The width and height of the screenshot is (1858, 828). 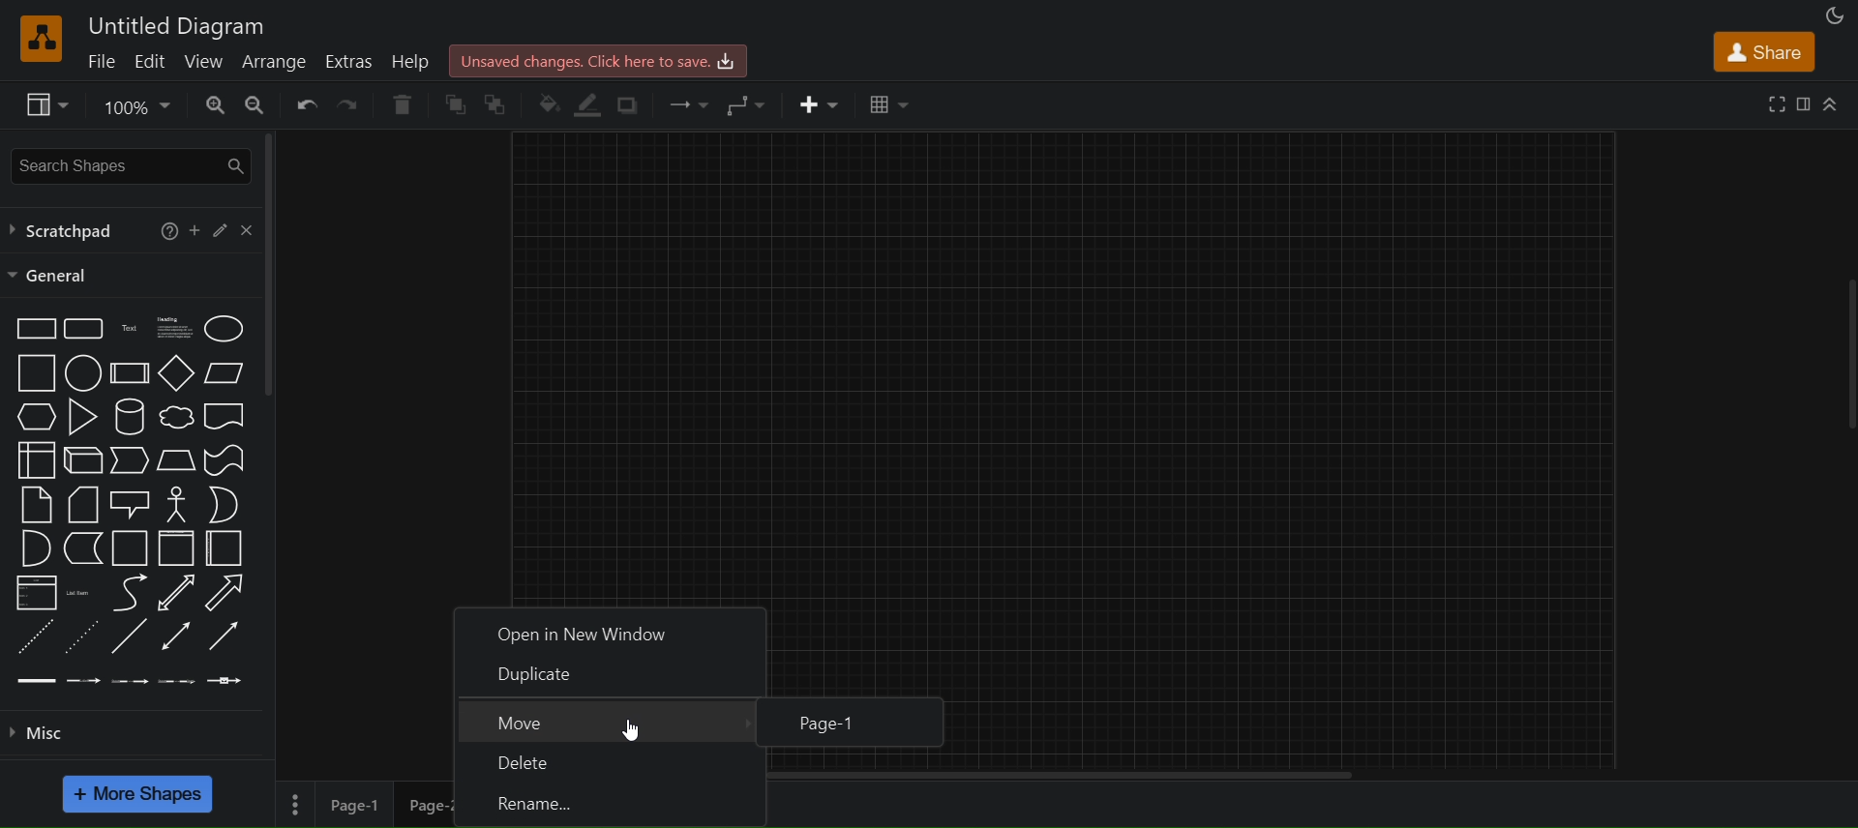 I want to click on cube, so click(x=80, y=460).